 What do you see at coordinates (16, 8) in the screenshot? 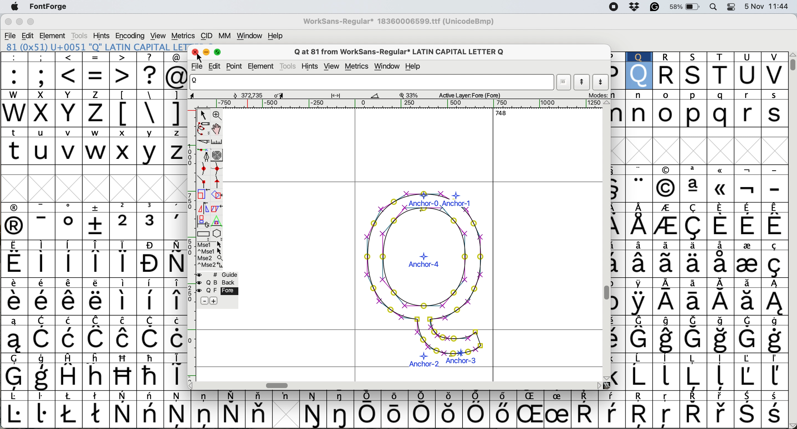
I see `system logo` at bounding box center [16, 8].